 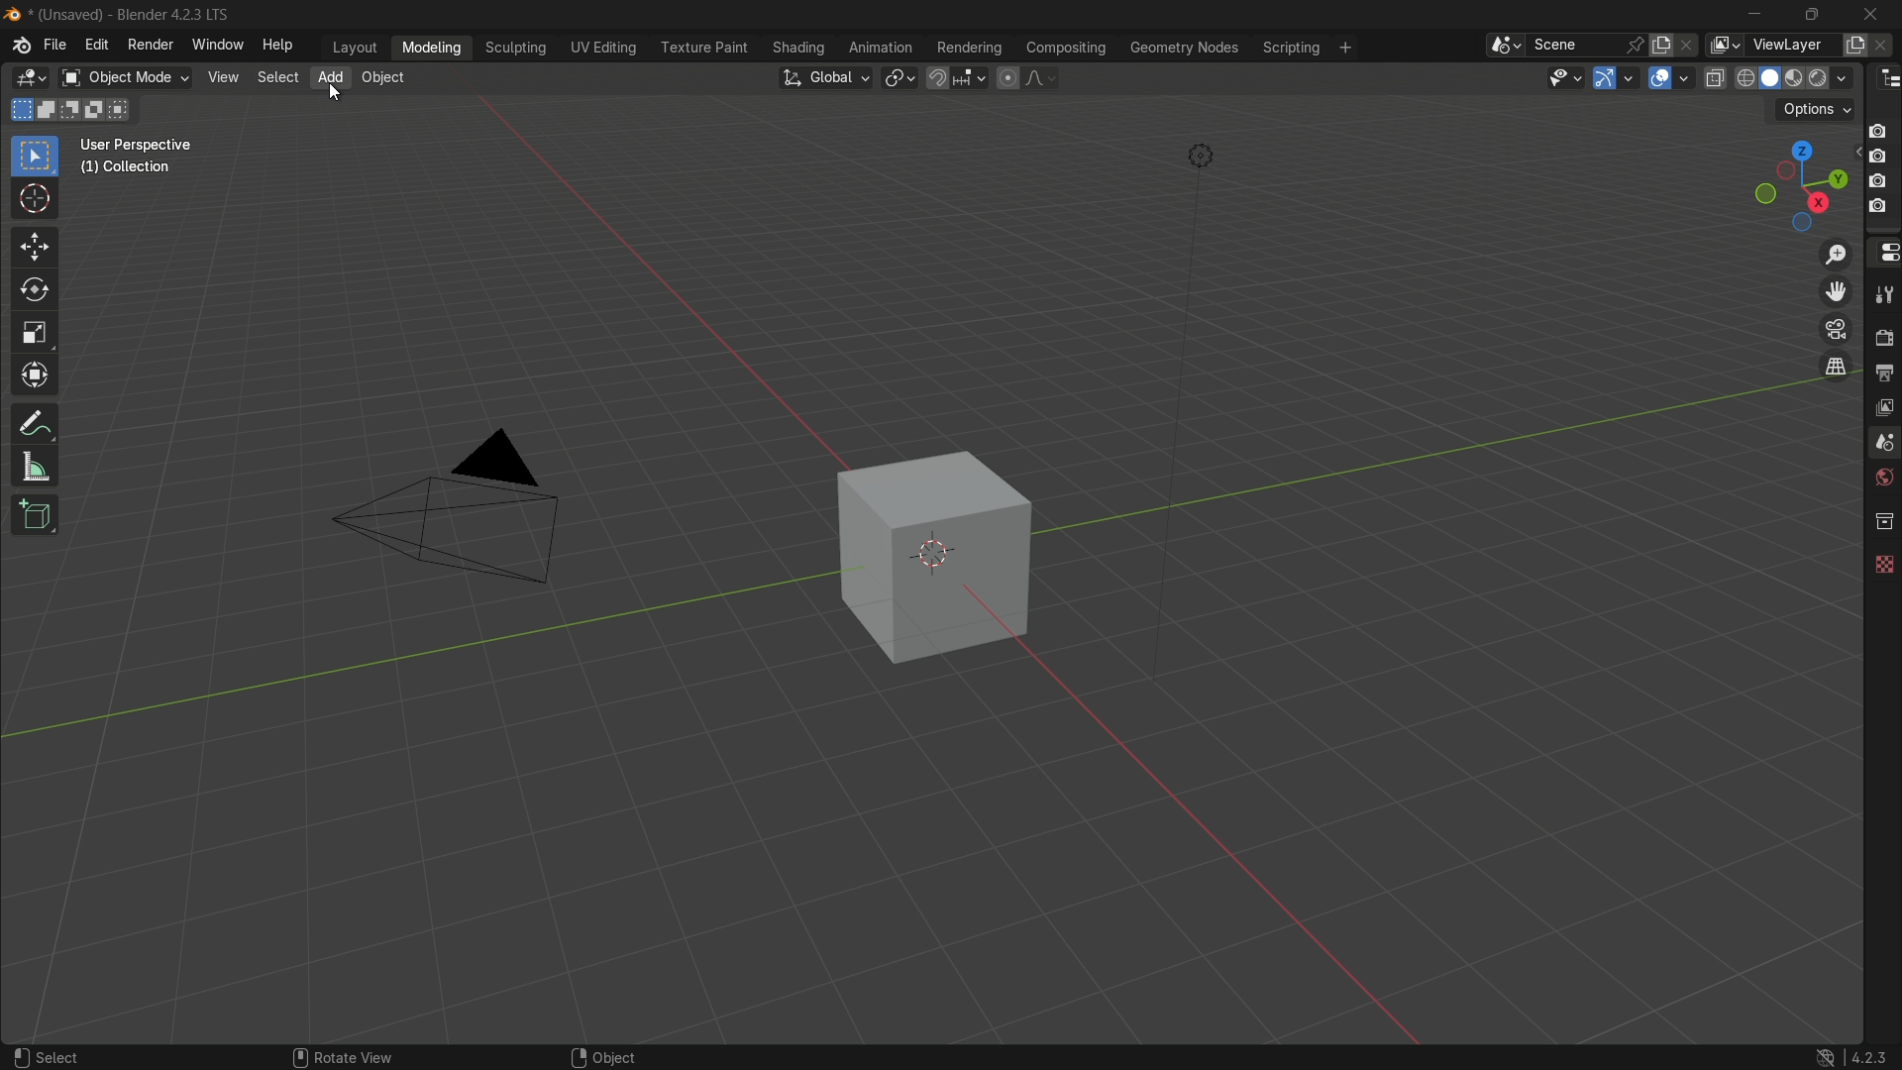 I want to click on remove layer, so click(x=1889, y=47).